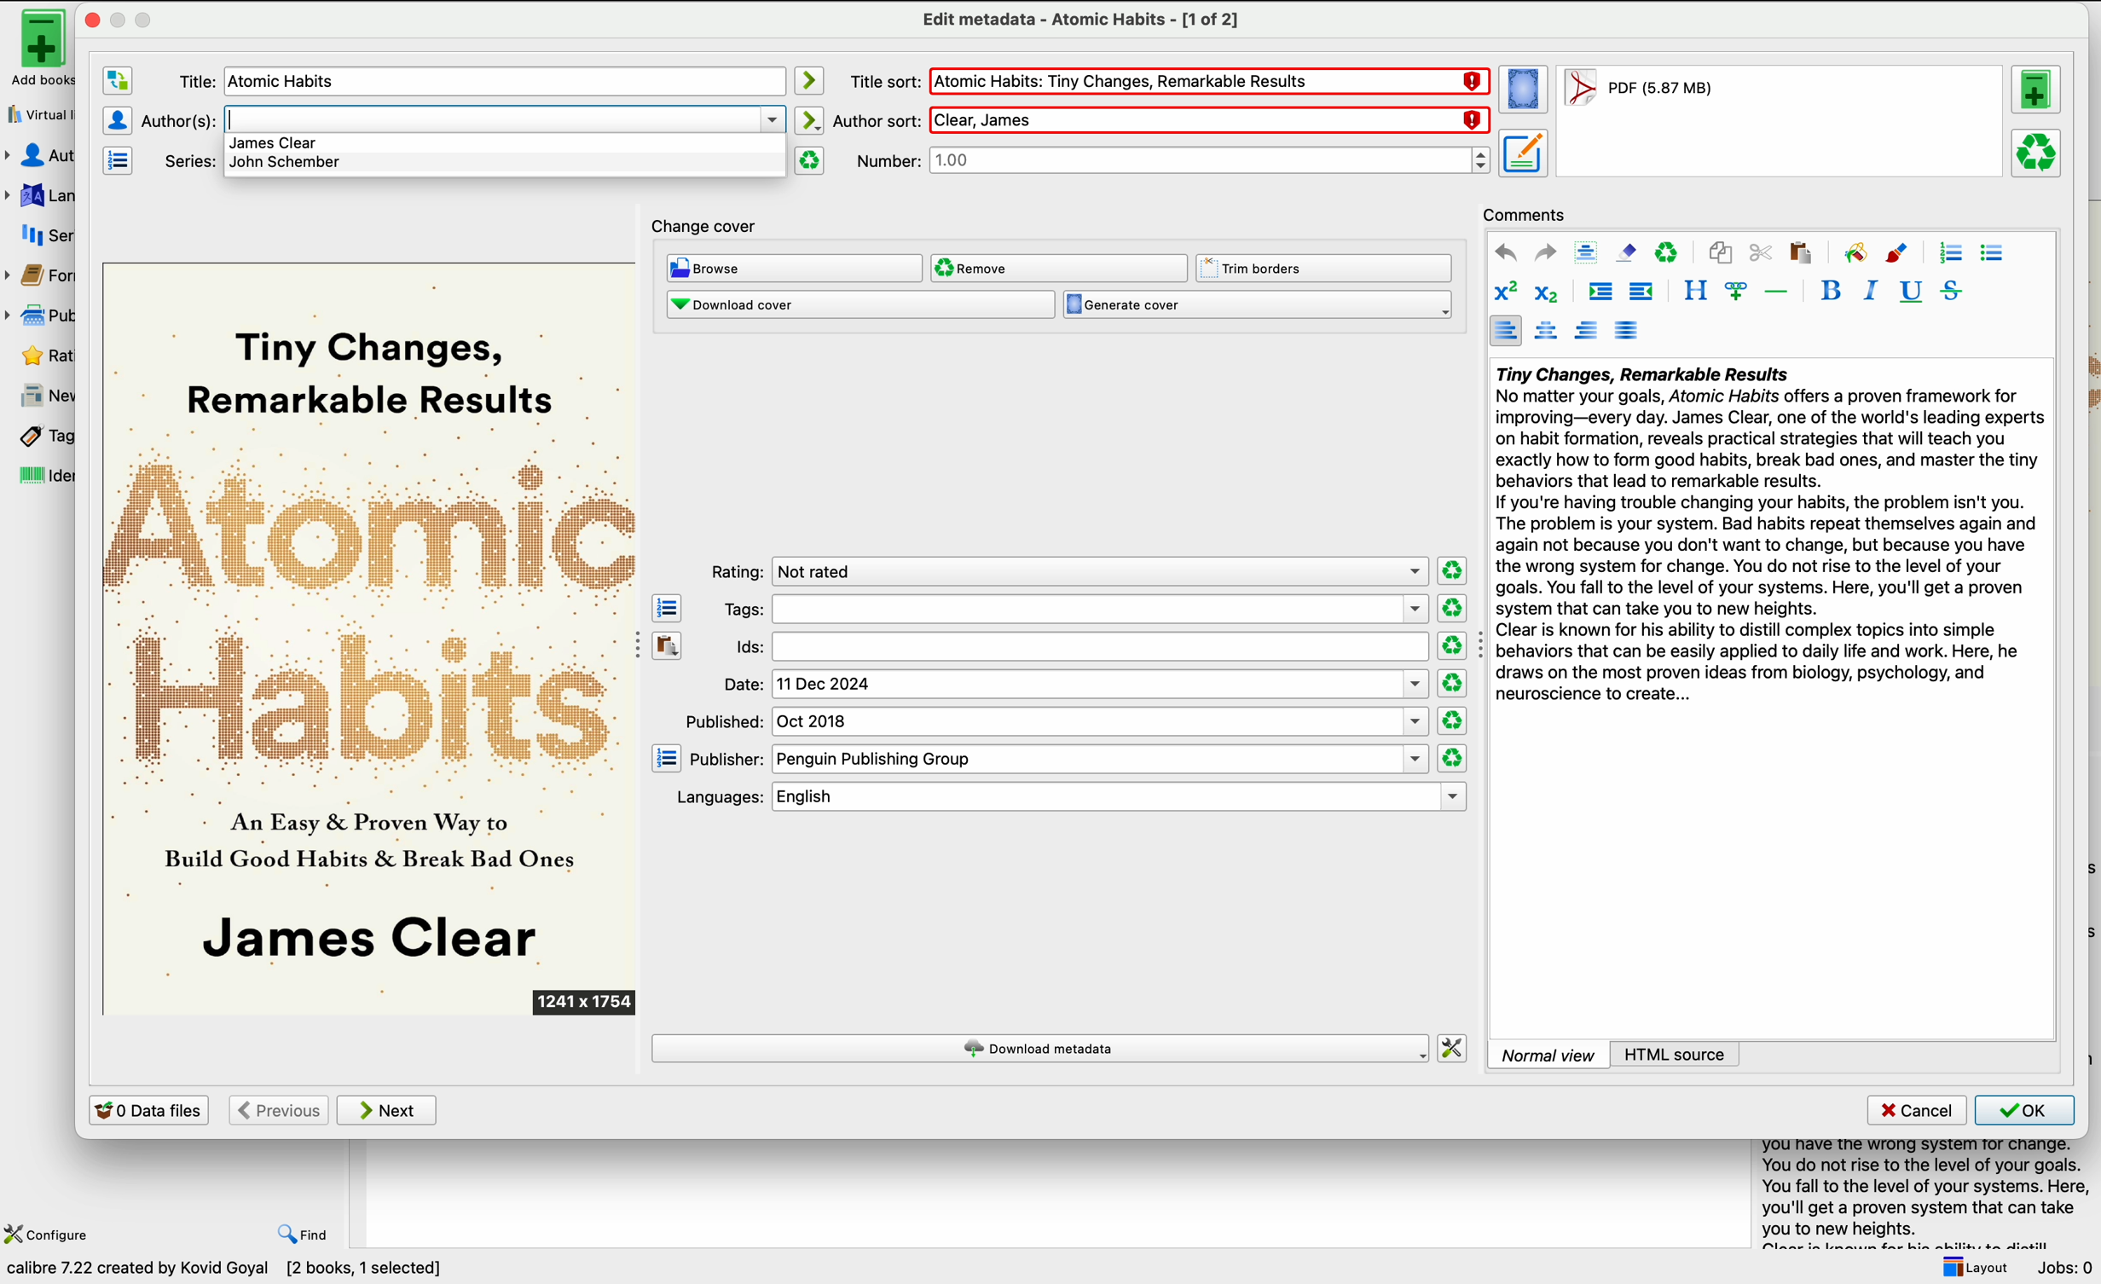 This screenshot has width=2101, height=1284. I want to click on browse, so click(794, 268).